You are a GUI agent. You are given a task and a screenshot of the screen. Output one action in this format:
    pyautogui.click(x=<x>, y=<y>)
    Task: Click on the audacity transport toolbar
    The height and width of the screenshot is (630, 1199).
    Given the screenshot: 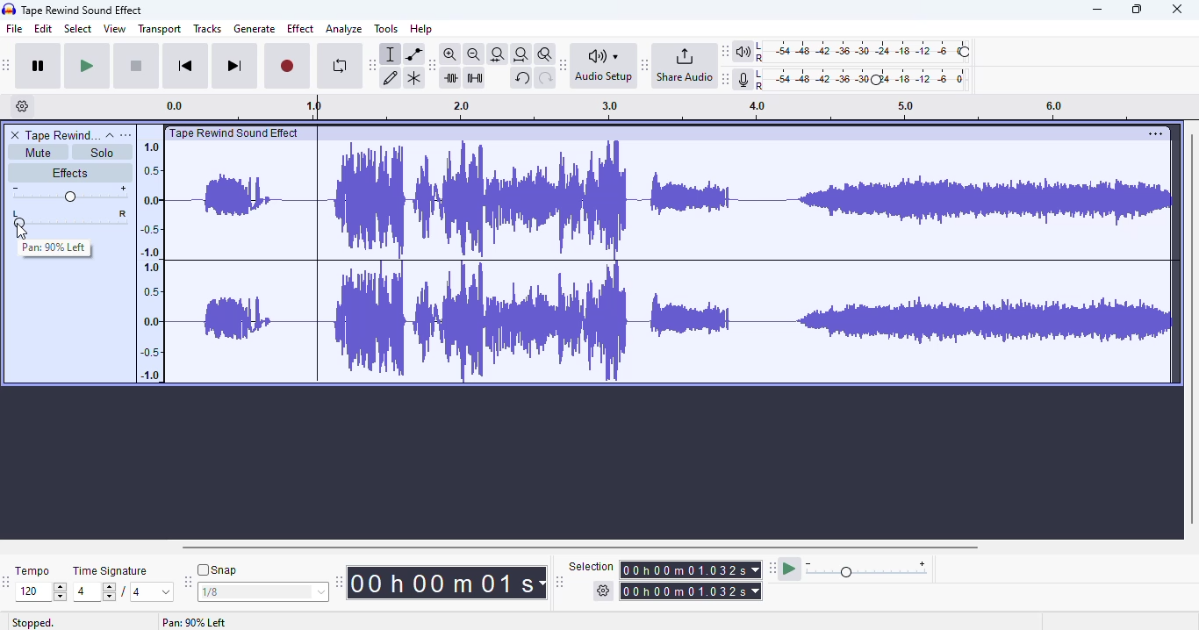 What is the action you would take?
    pyautogui.click(x=6, y=64)
    